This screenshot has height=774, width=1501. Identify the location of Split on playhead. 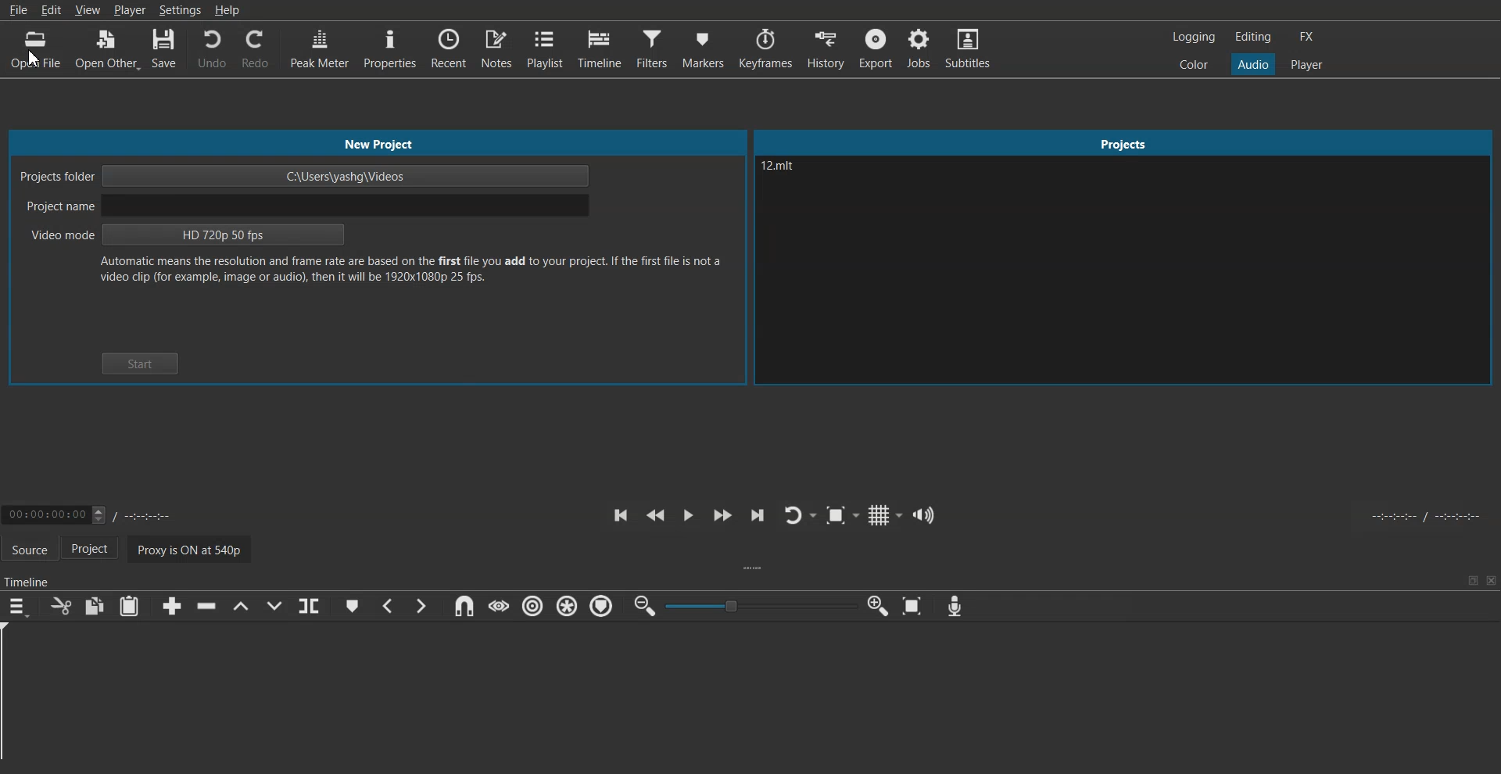
(310, 606).